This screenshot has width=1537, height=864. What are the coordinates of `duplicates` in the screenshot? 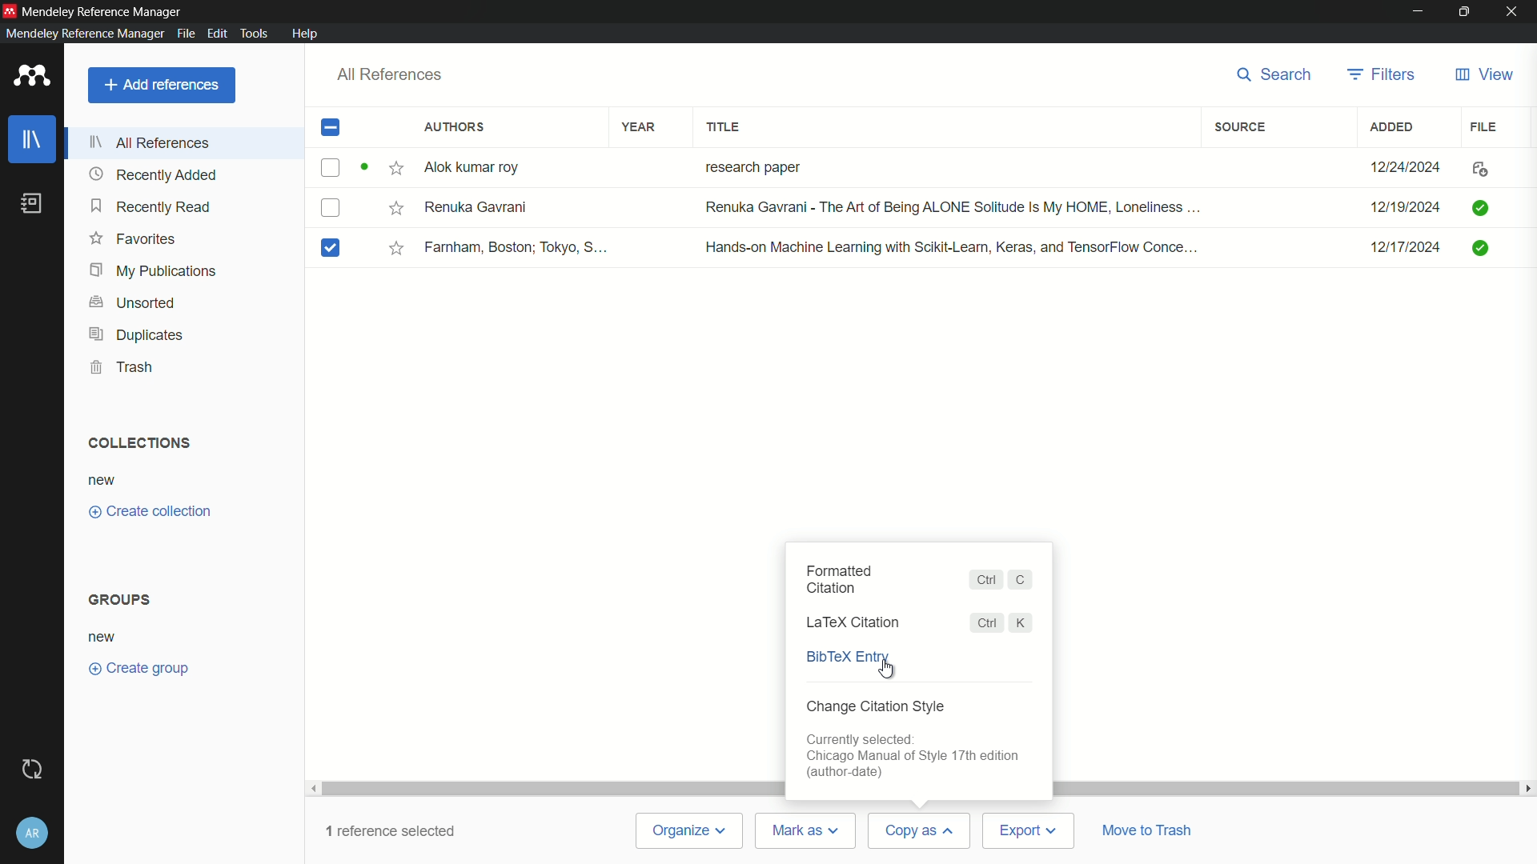 It's located at (134, 334).